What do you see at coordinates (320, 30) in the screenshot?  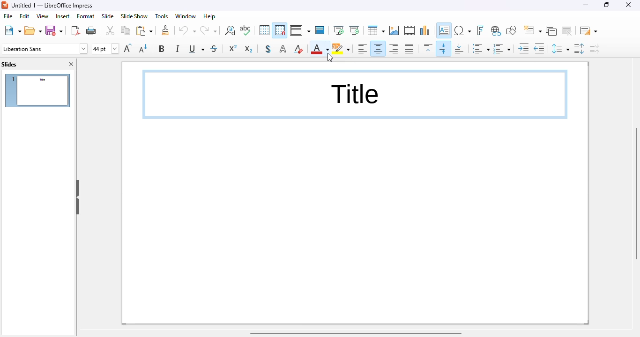 I see `master slide` at bounding box center [320, 30].